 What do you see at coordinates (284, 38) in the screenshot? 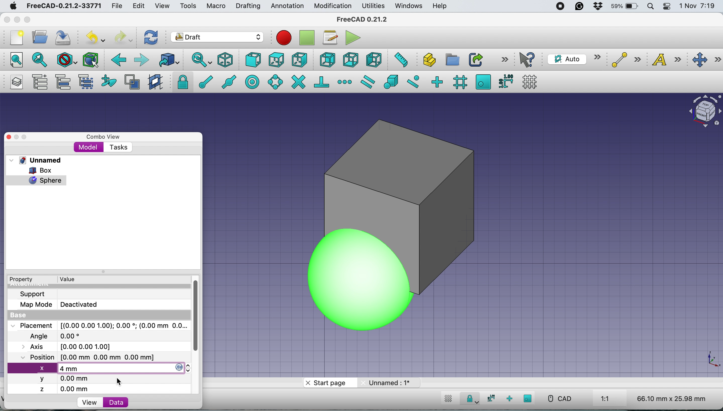
I see `record macros` at bounding box center [284, 38].